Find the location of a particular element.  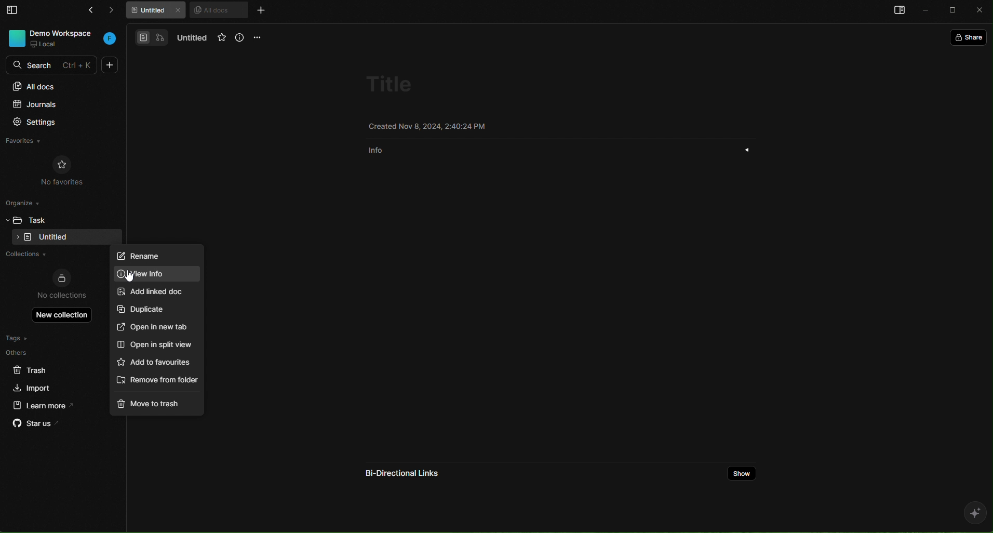

add linked doc is located at coordinates (152, 292).